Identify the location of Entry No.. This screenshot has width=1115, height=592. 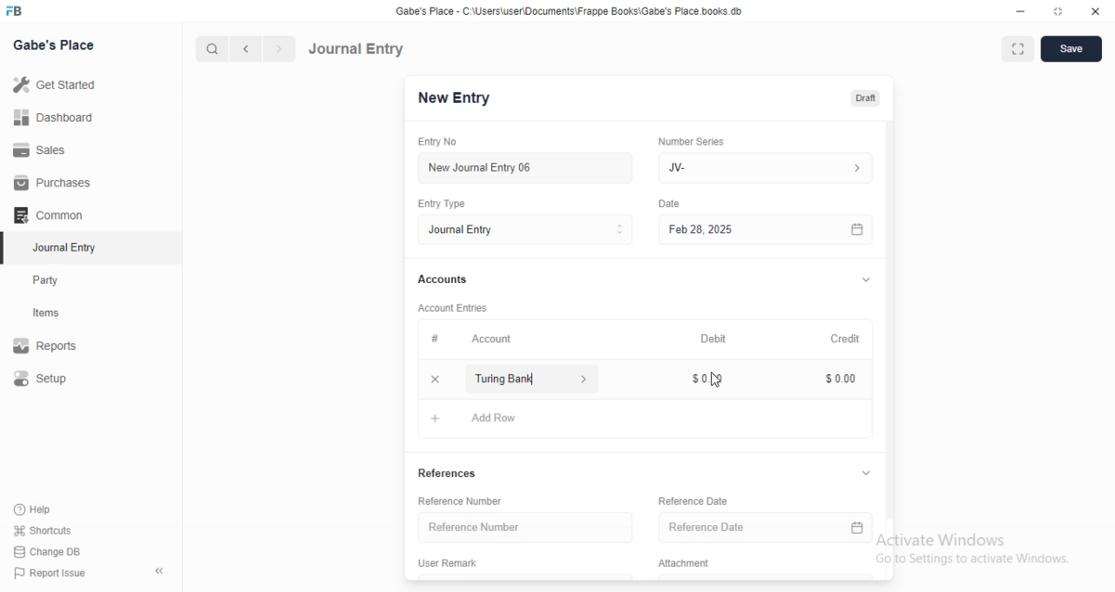
(443, 142).